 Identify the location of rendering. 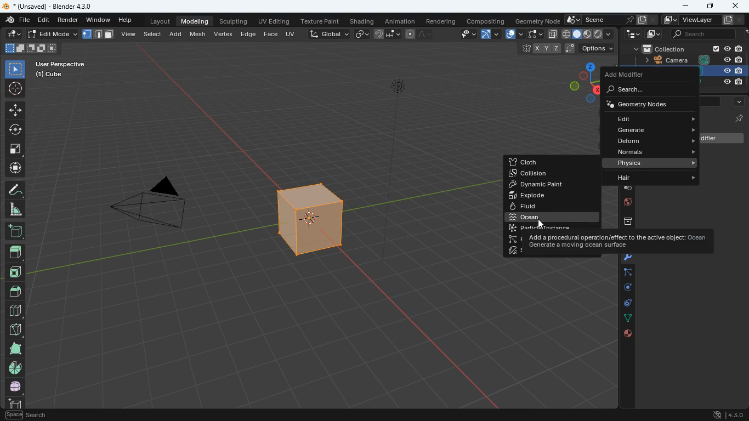
(441, 19).